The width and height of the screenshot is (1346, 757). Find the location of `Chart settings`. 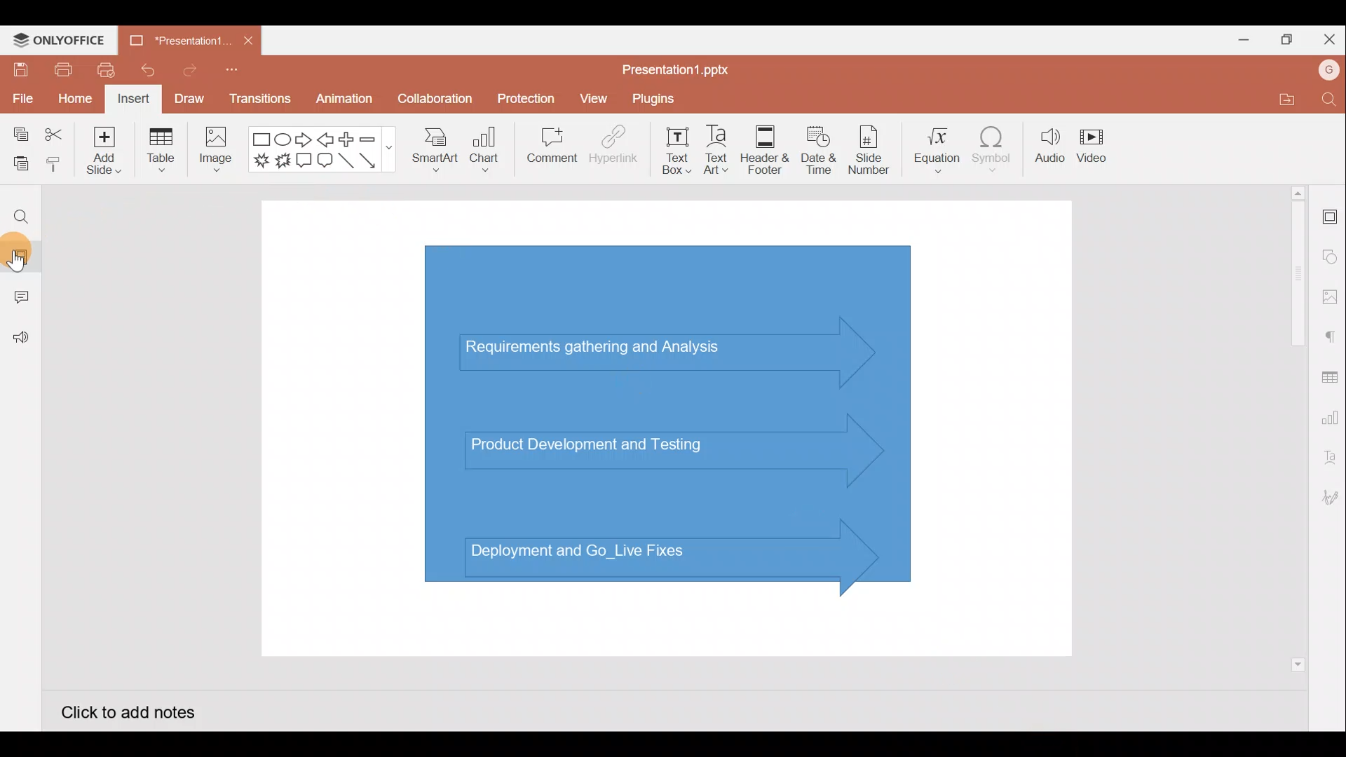

Chart settings is located at coordinates (1332, 420).